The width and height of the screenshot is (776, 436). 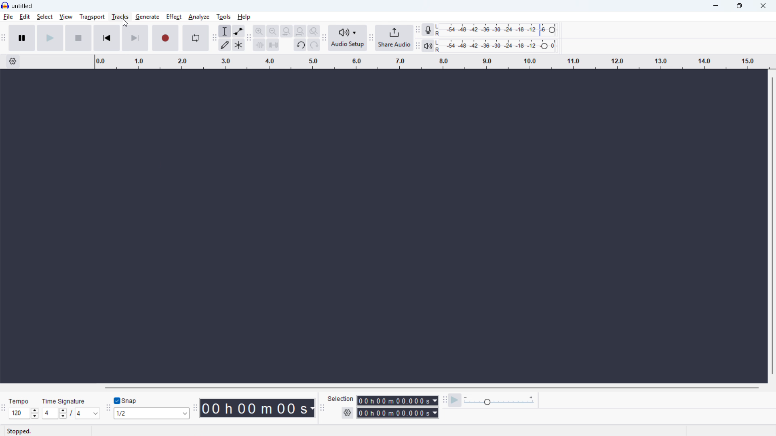 I want to click on time signature, so click(x=64, y=401).